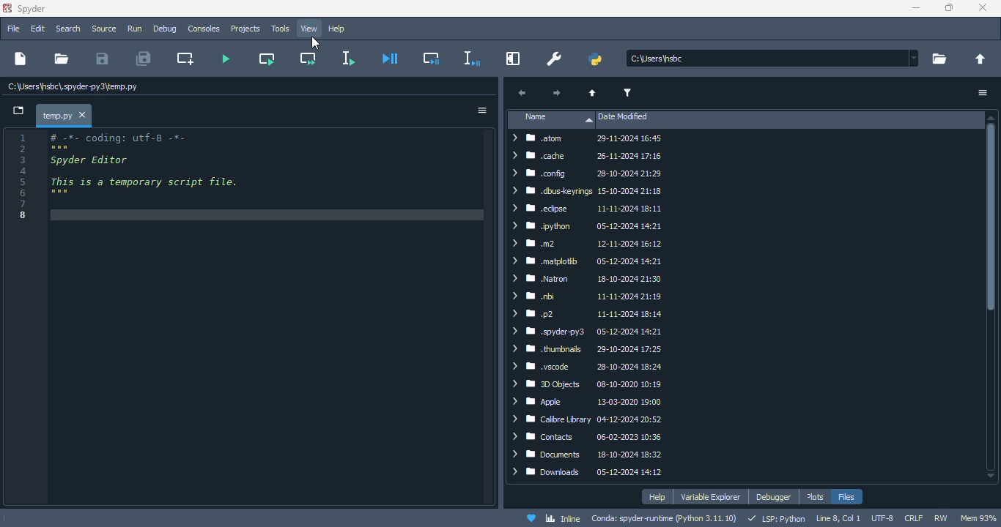 The image size is (1001, 527). I want to click on .config, so click(589, 174).